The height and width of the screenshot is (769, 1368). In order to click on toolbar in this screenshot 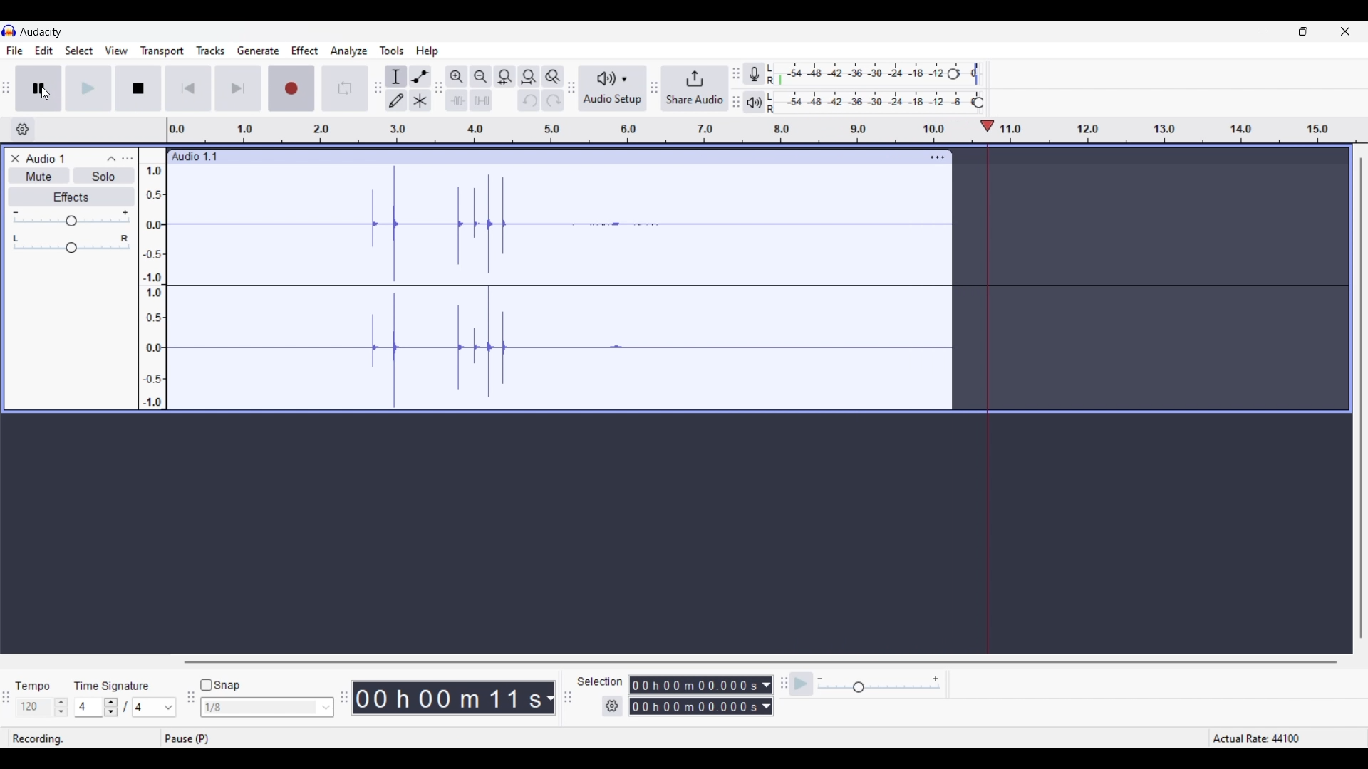, I will do `click(571, 90)`.